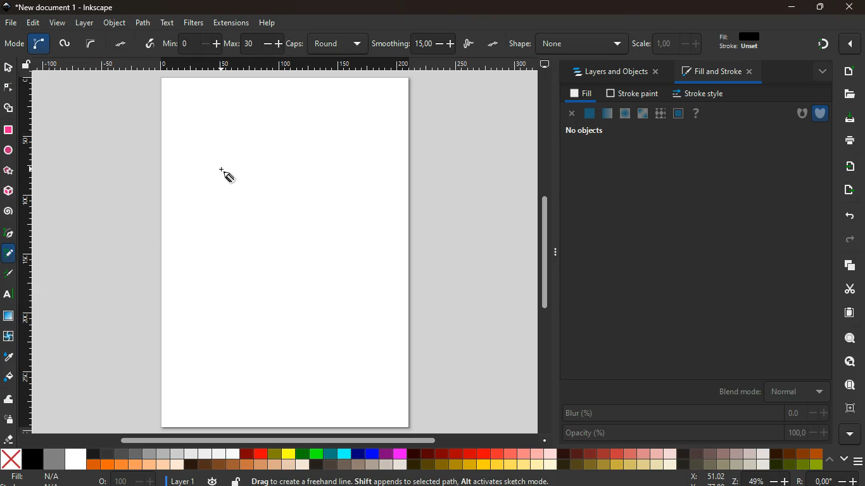  What do you see at coordinates (9, 337) in the screenshot?
I see `twist` at bounding box center [9, 337].